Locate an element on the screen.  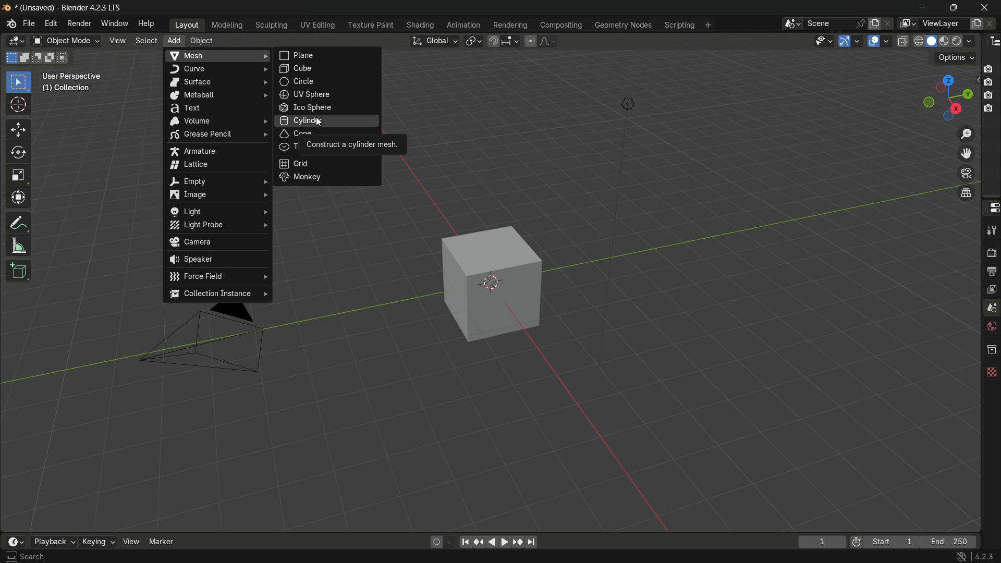
options is located at coordinates (955, 58).